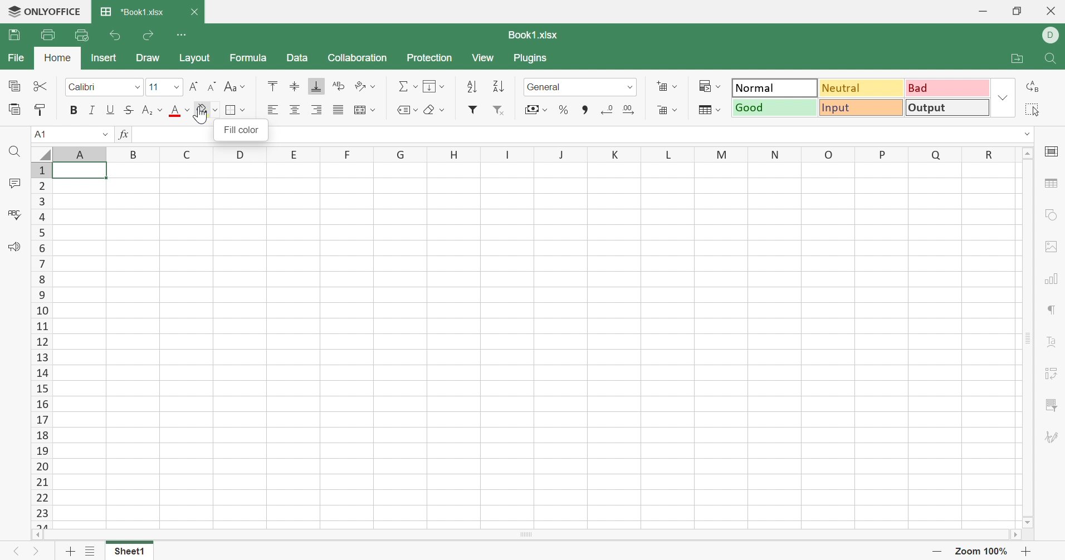 The height and width of the screenshot is (560, 1065). I want to click on Conditional formatting, so click(709, 86).